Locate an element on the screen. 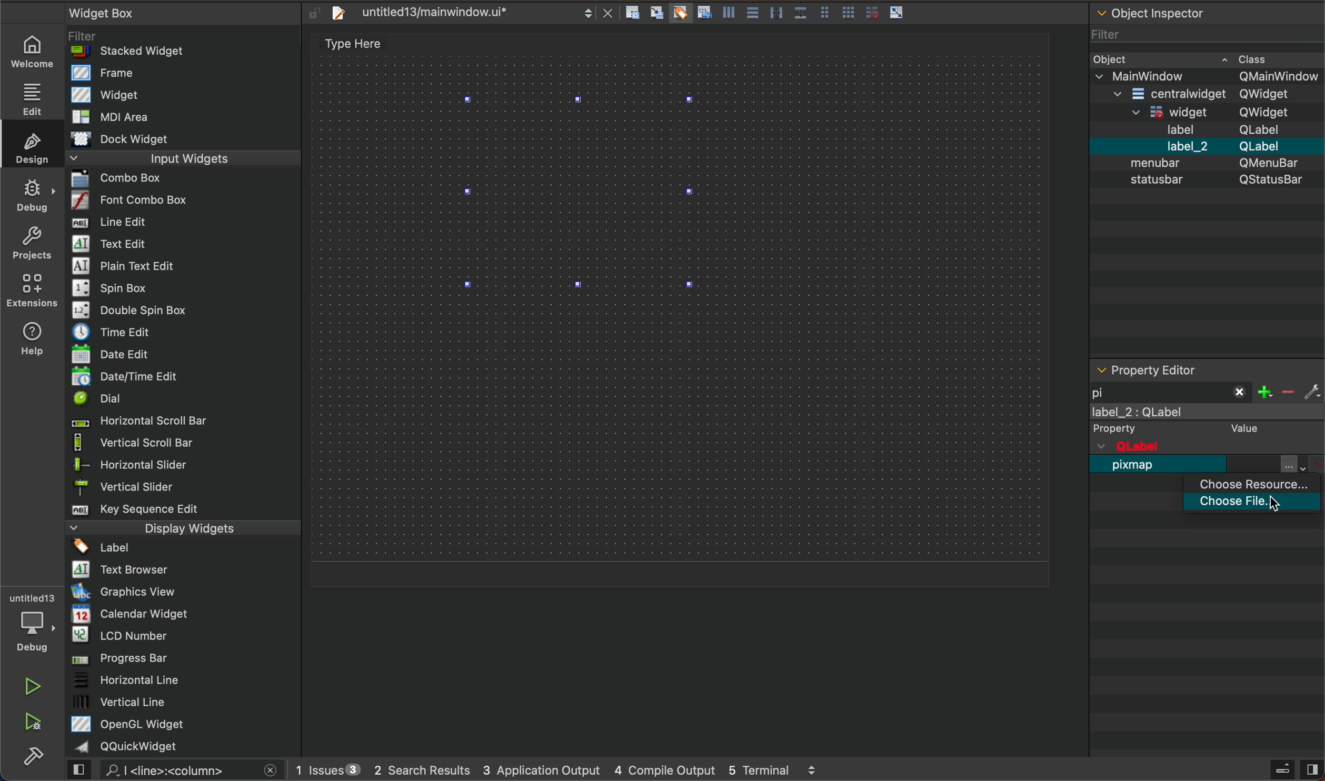 Image resolution: width=1325 pixels, height=781 pixels. logs is located at coordinates (563, 772).